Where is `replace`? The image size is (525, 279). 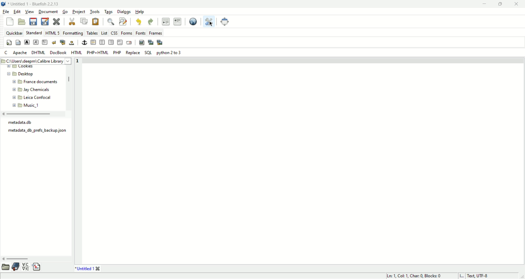
replace is located at coordinates (133, 53).